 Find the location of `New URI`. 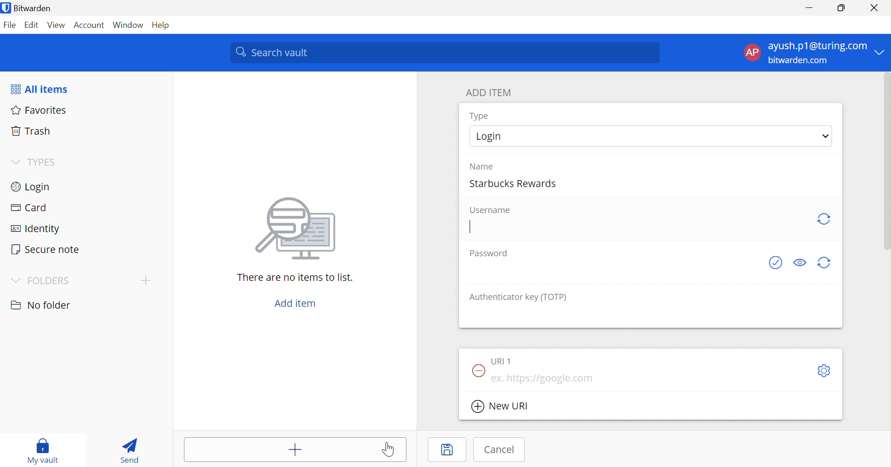

New URI is located at coordinates (500, 408).